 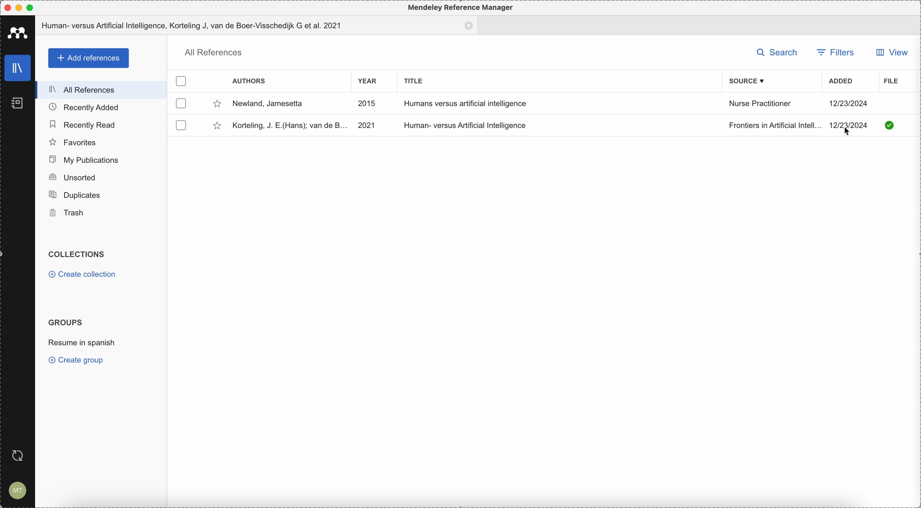 I want to click on downloaded document, so click(x=888, y=127).